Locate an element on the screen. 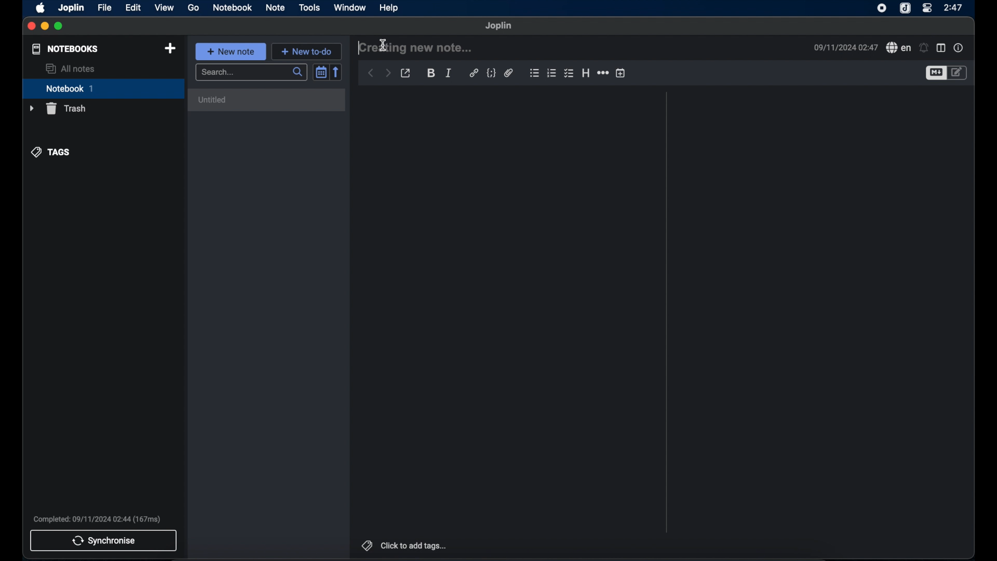 This screenshot has width=997, height=561. minimize is located at coordinates (45, 26).